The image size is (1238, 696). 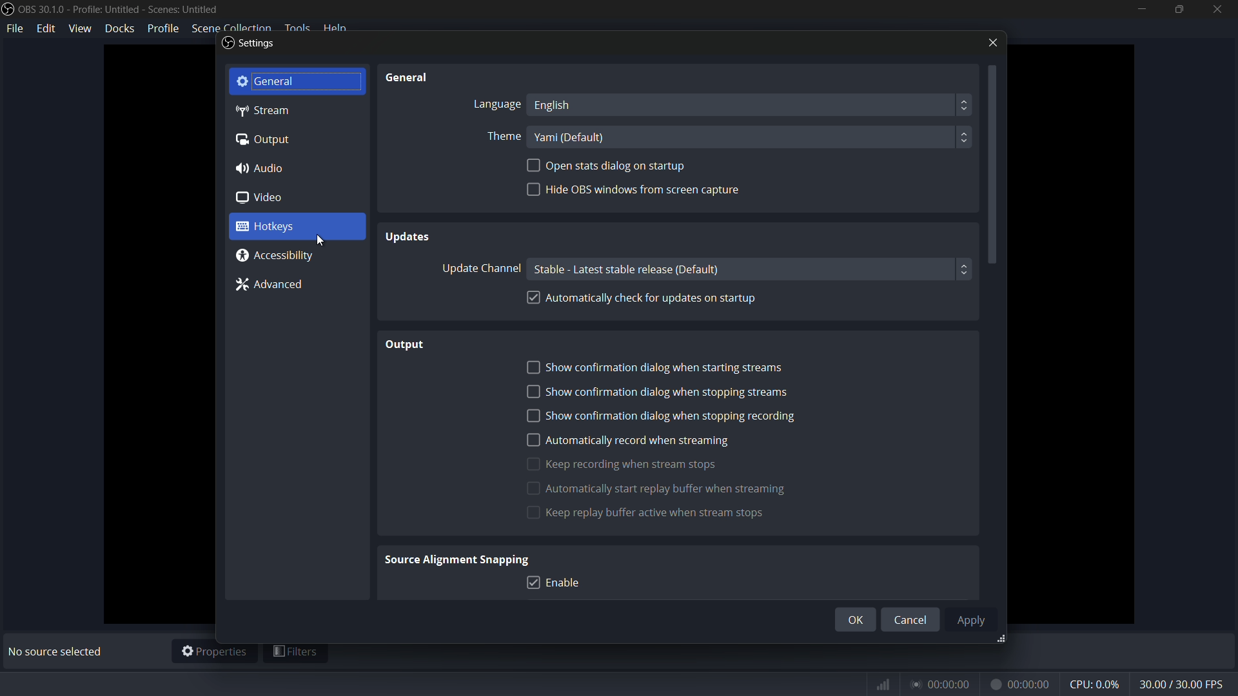 I want to click on advanced, so click(x=268, y=285).